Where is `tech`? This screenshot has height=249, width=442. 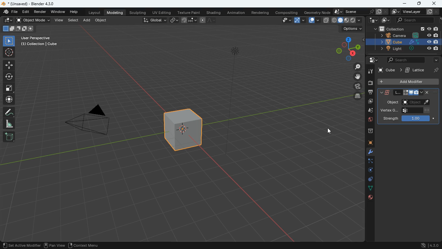
tech is located at coordinates (374, 20).